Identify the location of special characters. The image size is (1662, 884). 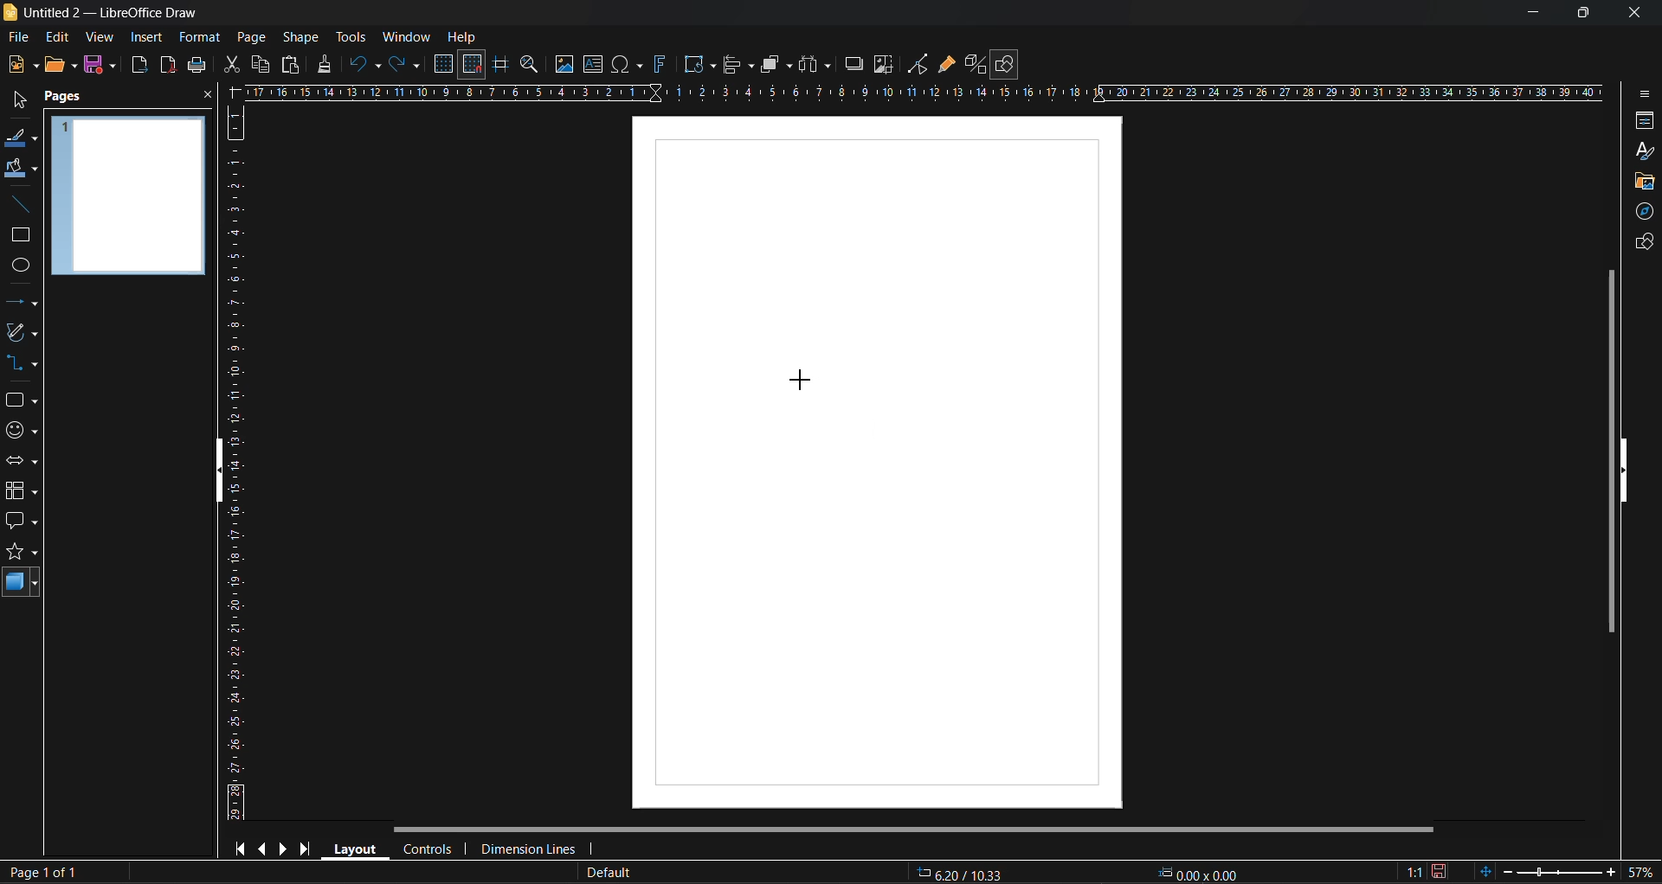
(631, 65).